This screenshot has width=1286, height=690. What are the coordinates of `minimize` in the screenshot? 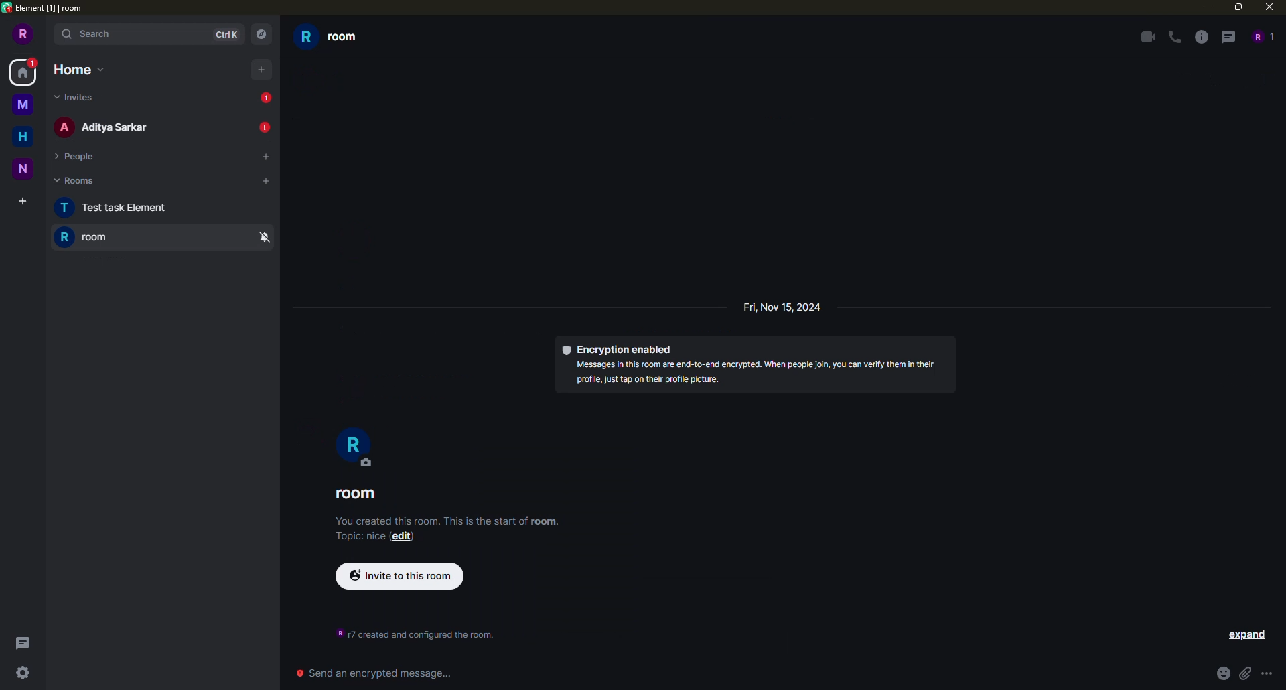 It's located at (1207, 7).